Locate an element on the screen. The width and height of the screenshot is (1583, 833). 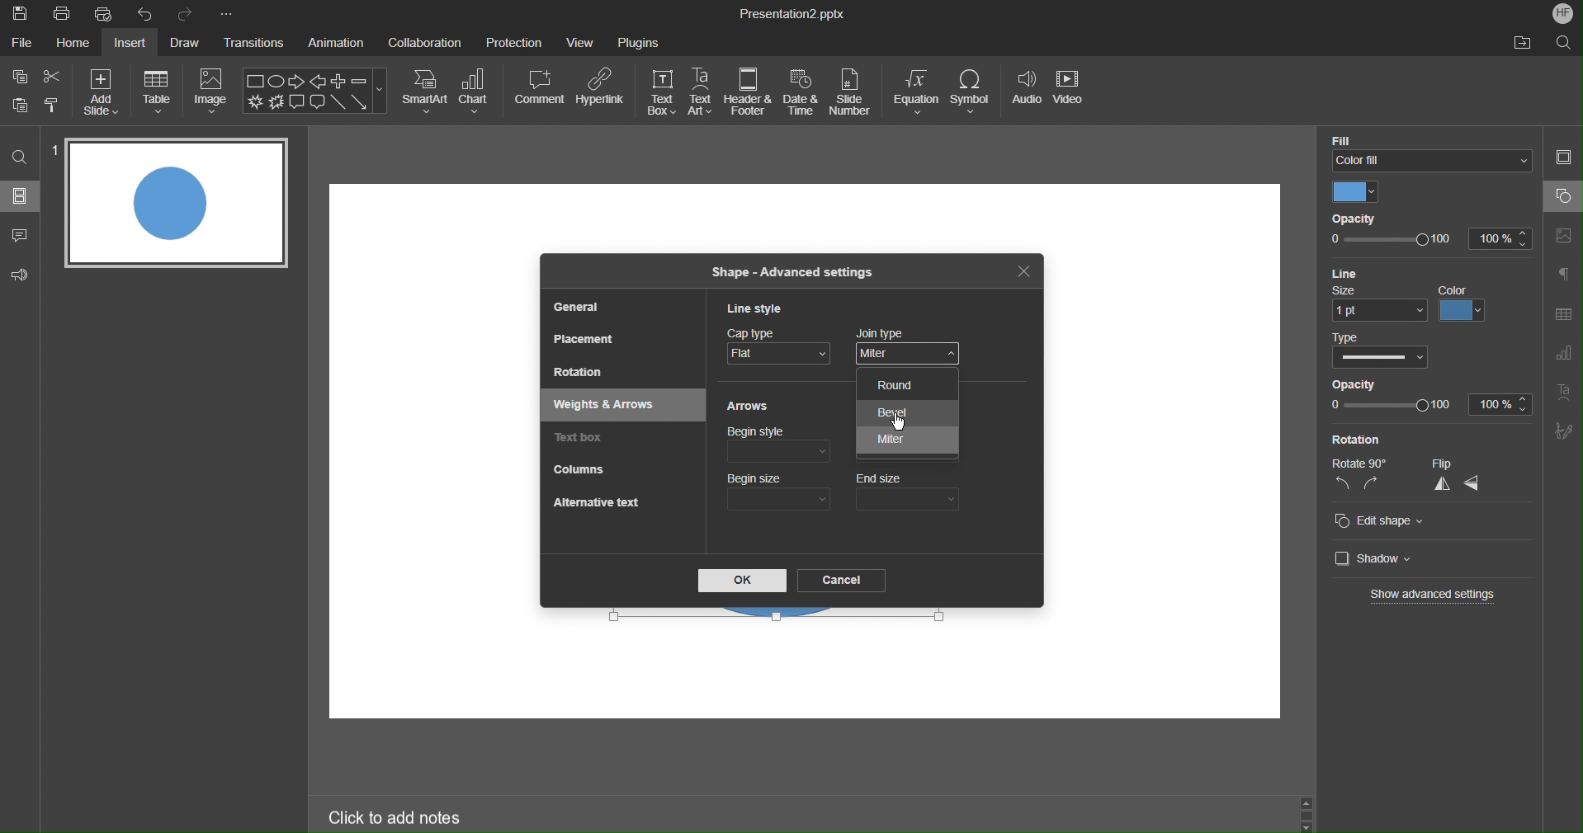
Show advanced settings is located at coordinates (1435, 595).